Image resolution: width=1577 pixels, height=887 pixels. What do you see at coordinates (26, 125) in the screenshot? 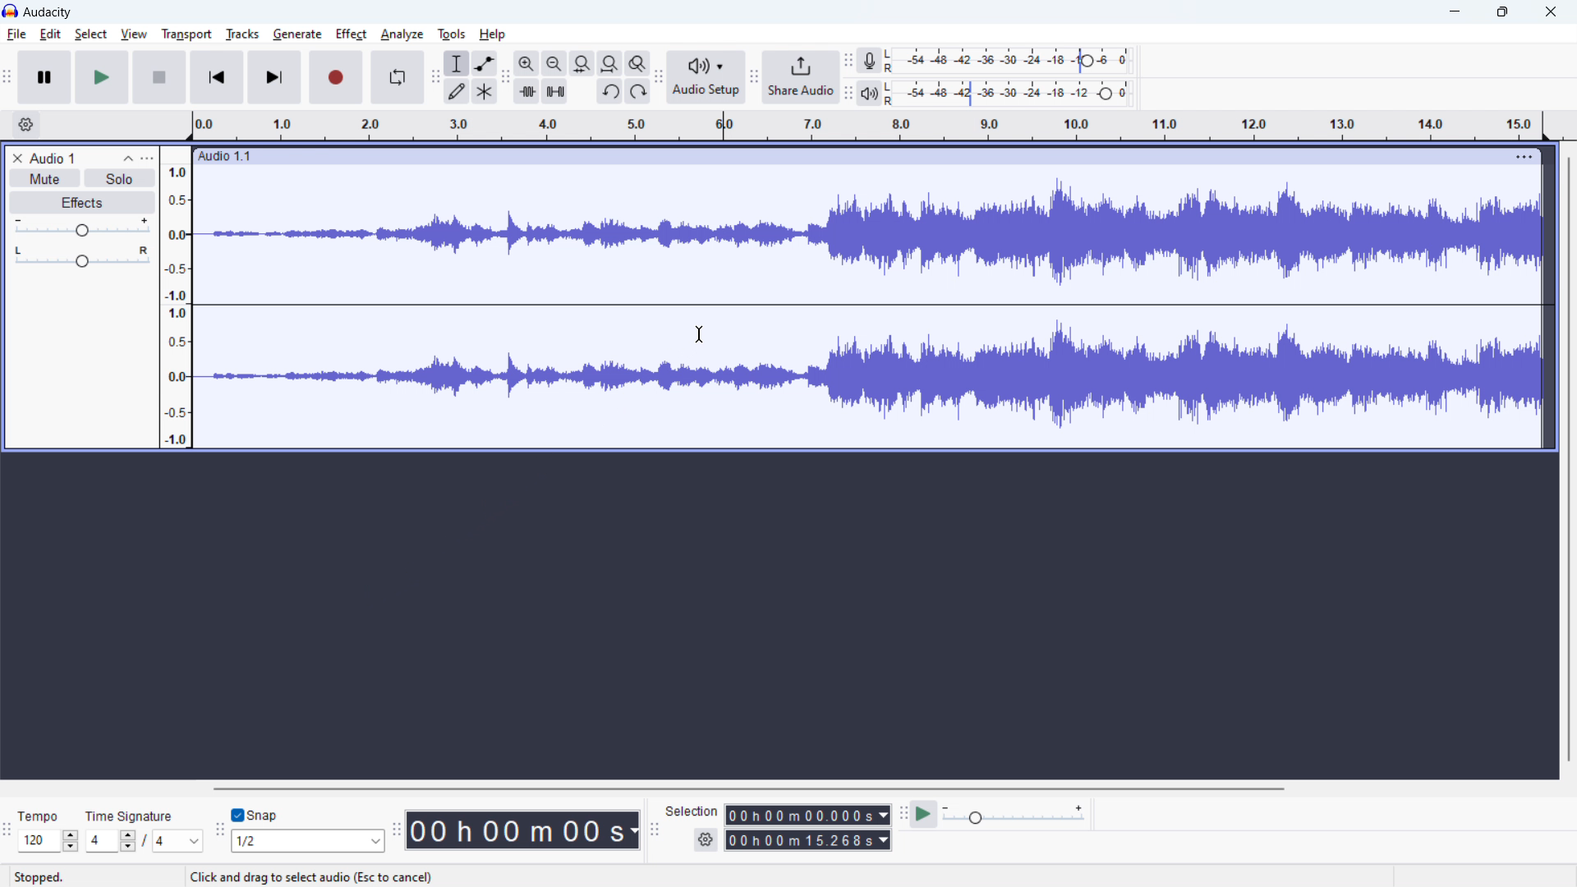
I see `timeline settings` at bounding box center [26, 125].